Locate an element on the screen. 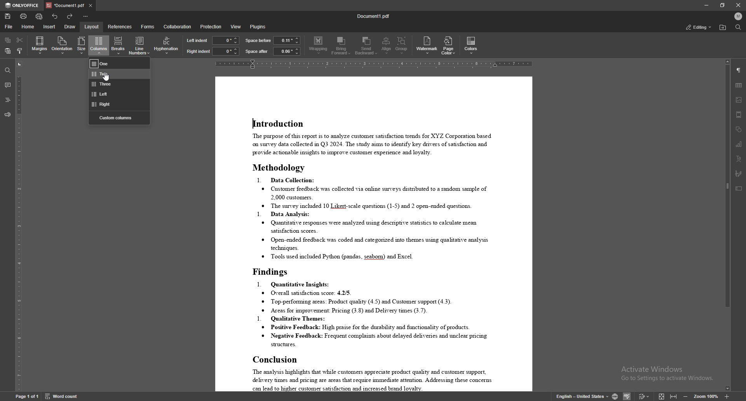 The width and height of the screenshot is (746, 401). tab is located at coordinates (65, 5).